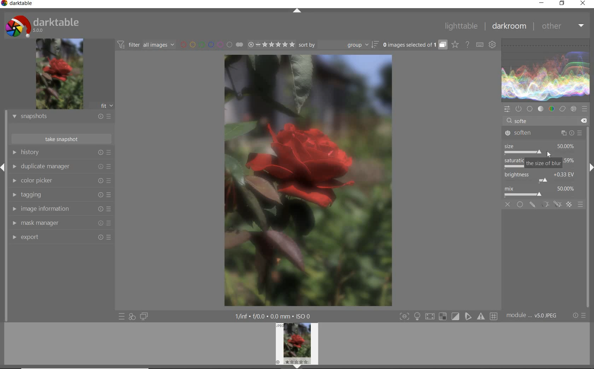  Describe the element at coordinates (61, 167) in the screenshot. I see `duplicate manager` at that location.